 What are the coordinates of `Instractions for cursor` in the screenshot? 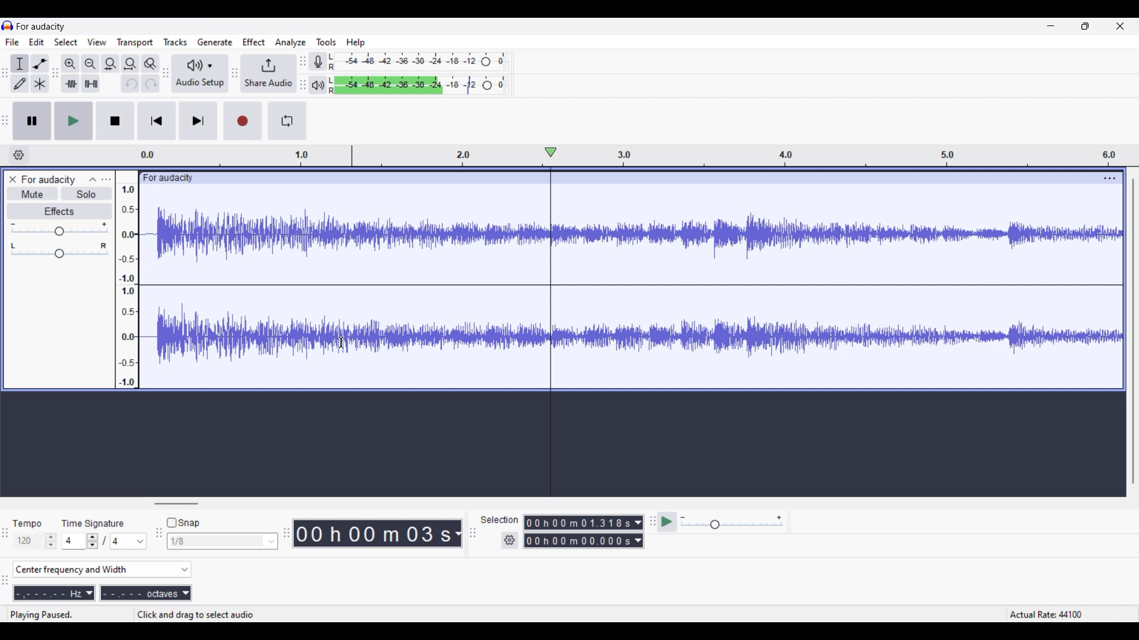 It's located at (198, 614).